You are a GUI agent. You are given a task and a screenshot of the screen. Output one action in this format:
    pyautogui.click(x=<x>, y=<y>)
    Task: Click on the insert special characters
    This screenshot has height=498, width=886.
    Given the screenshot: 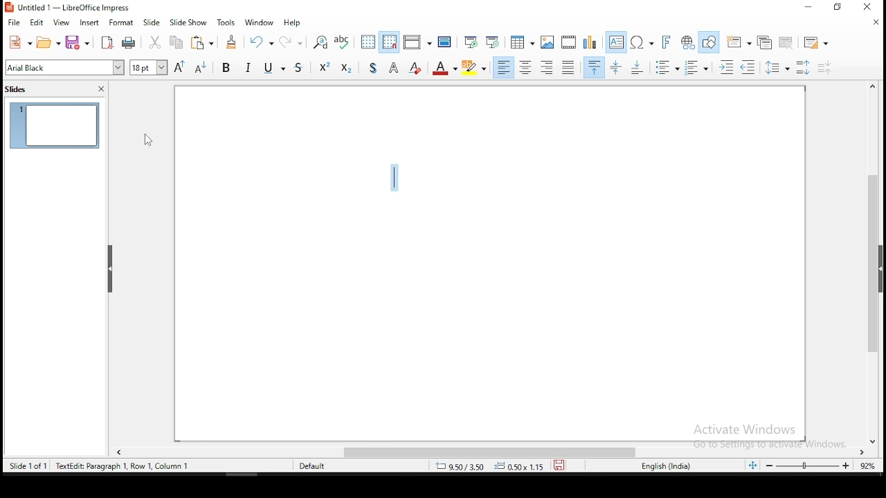 What is the action you would take?
    pyautogui.click(x=642, y=42)
    